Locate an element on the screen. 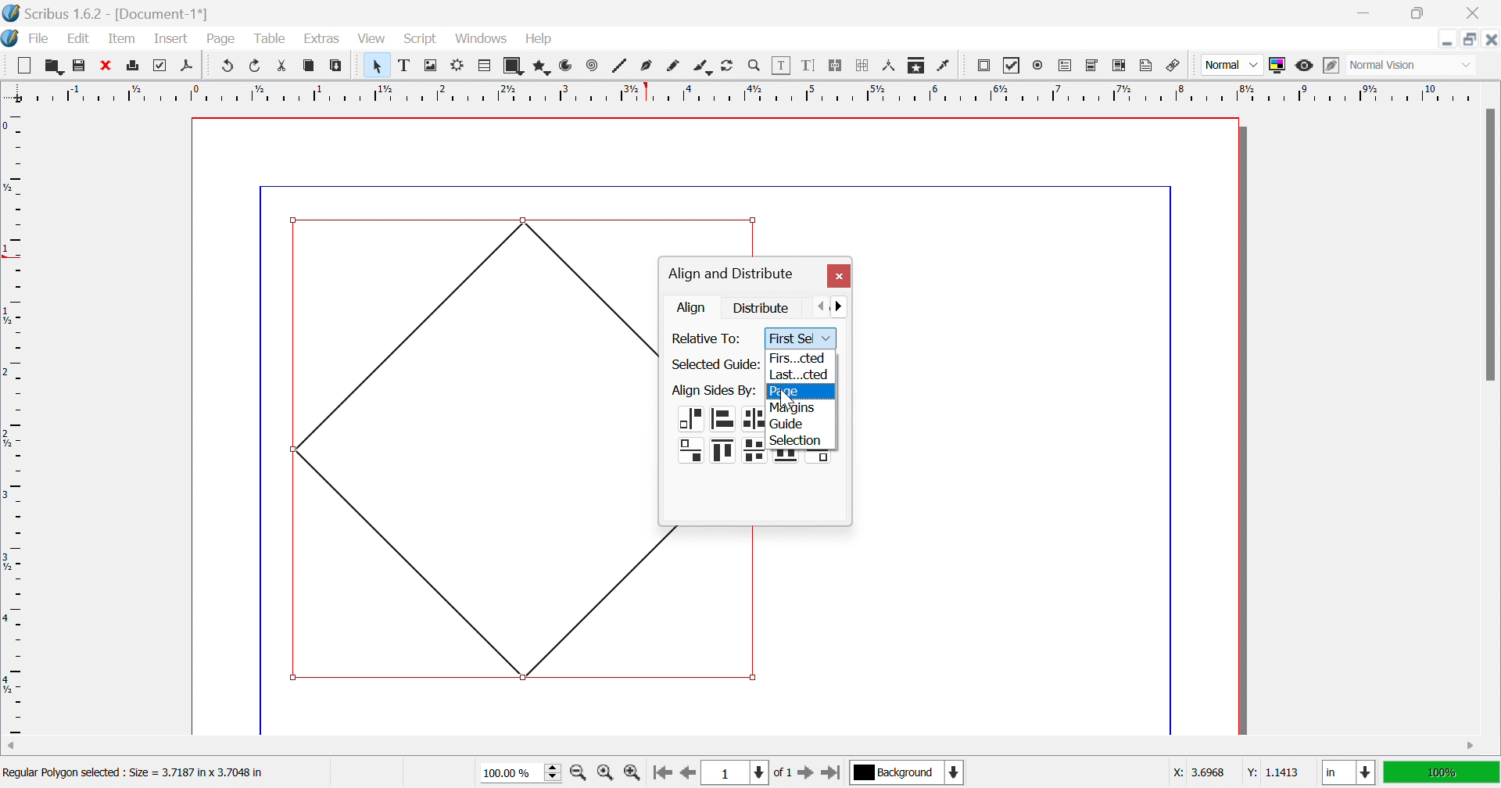  normal vision is located at coordinates (1400, 66).